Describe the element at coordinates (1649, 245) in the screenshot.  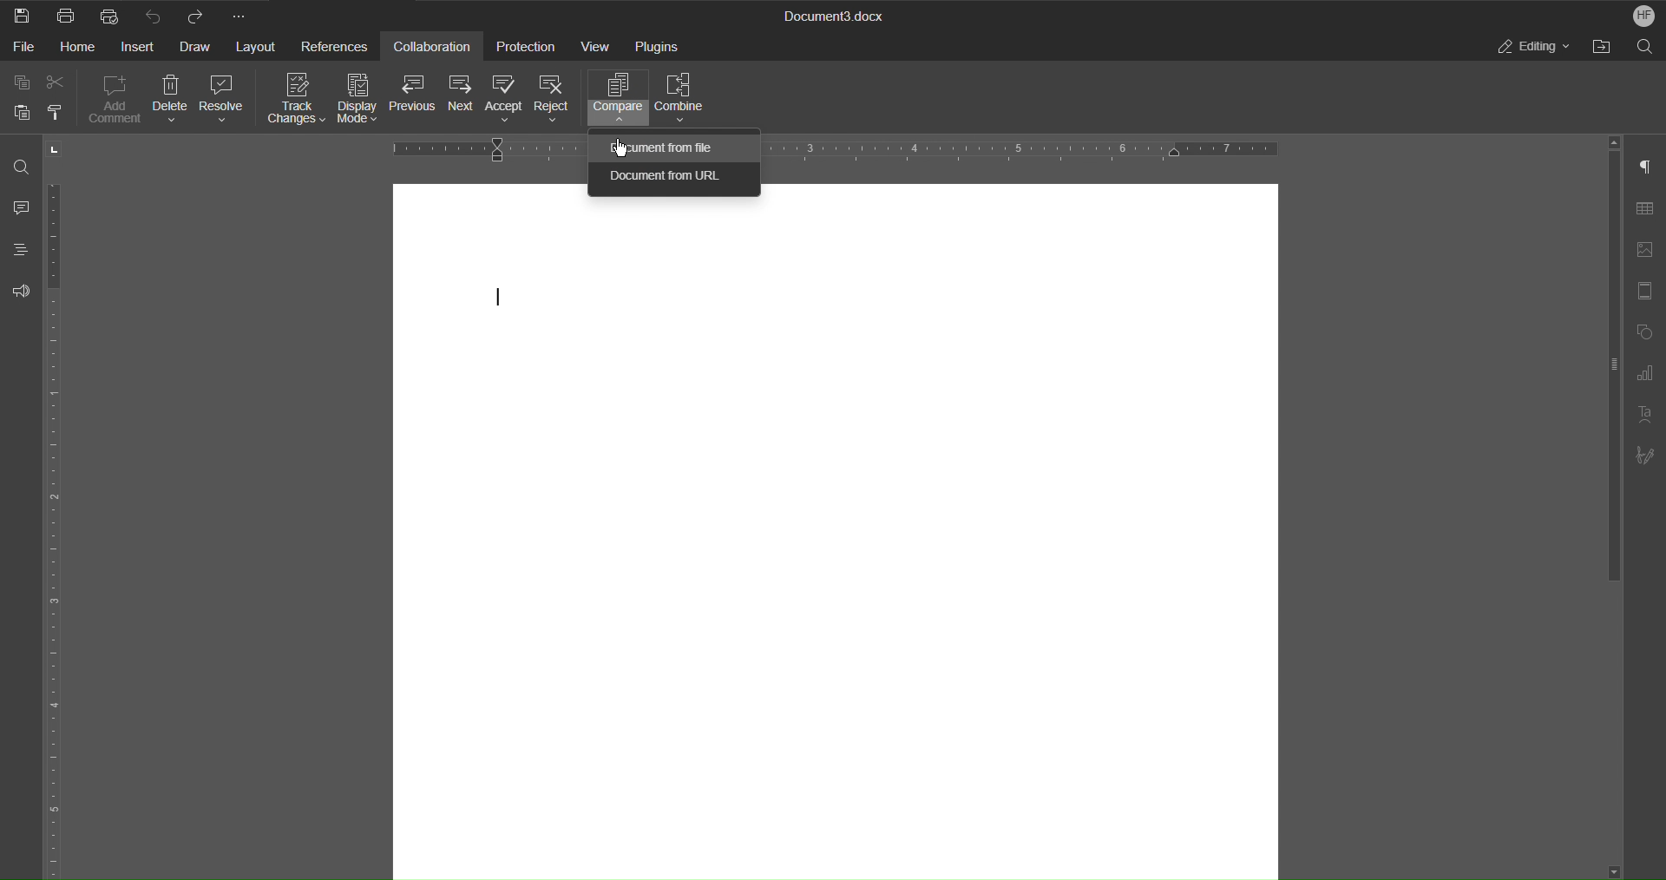
I see `Image Settings` at that location.